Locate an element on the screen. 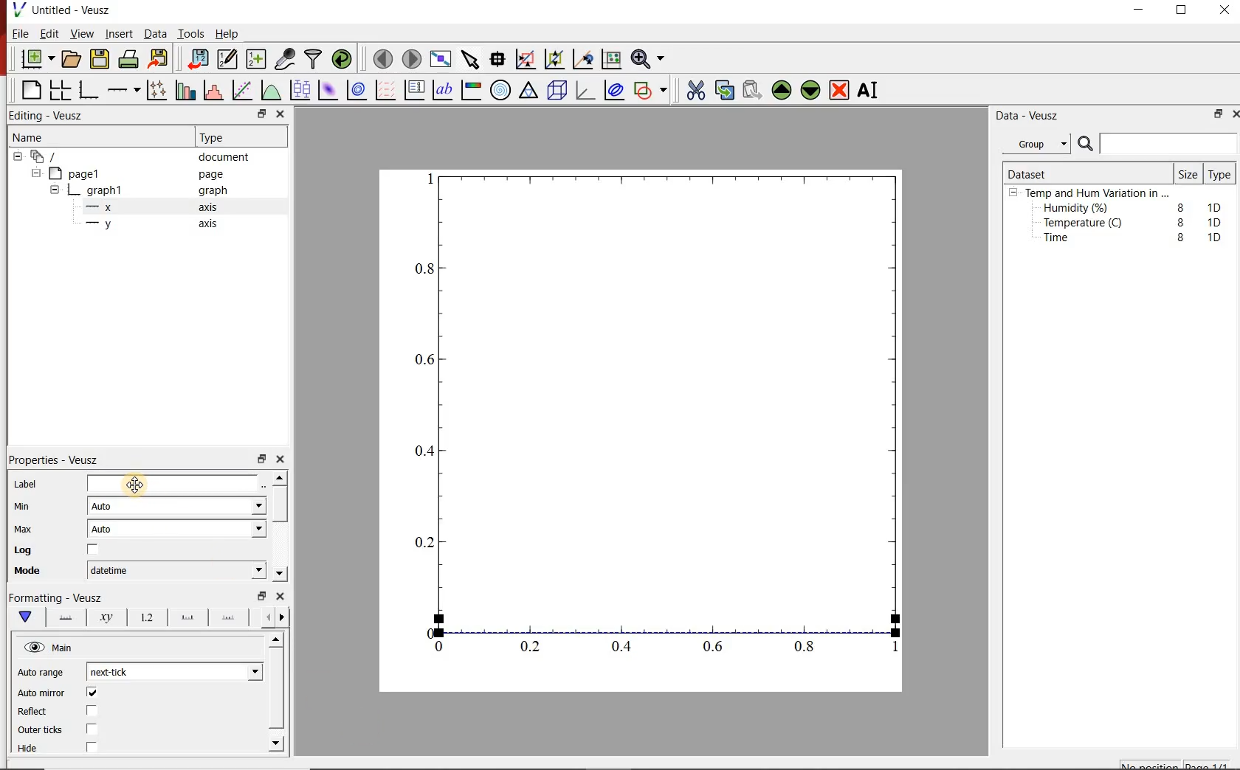 This screenshot has height=770, width=1240. 3d graph is located at coordinates (588, 92).